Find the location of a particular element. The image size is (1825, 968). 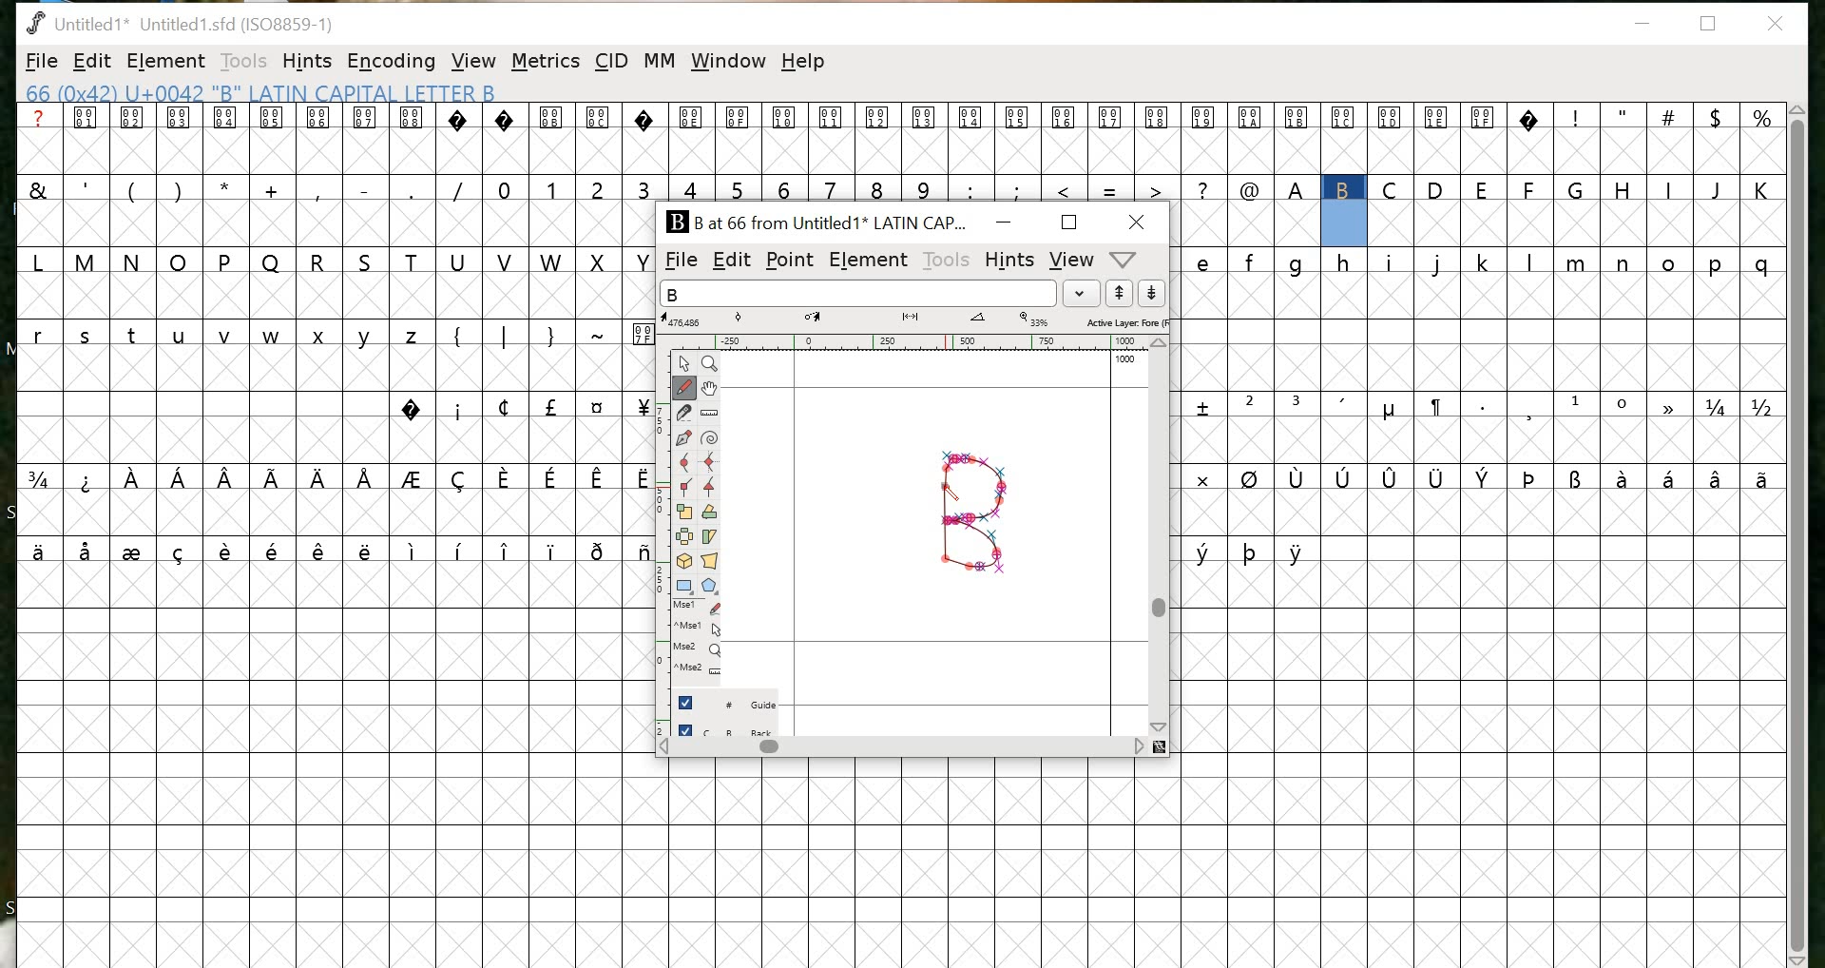

TOOLS is located at coordinates (241, 63).